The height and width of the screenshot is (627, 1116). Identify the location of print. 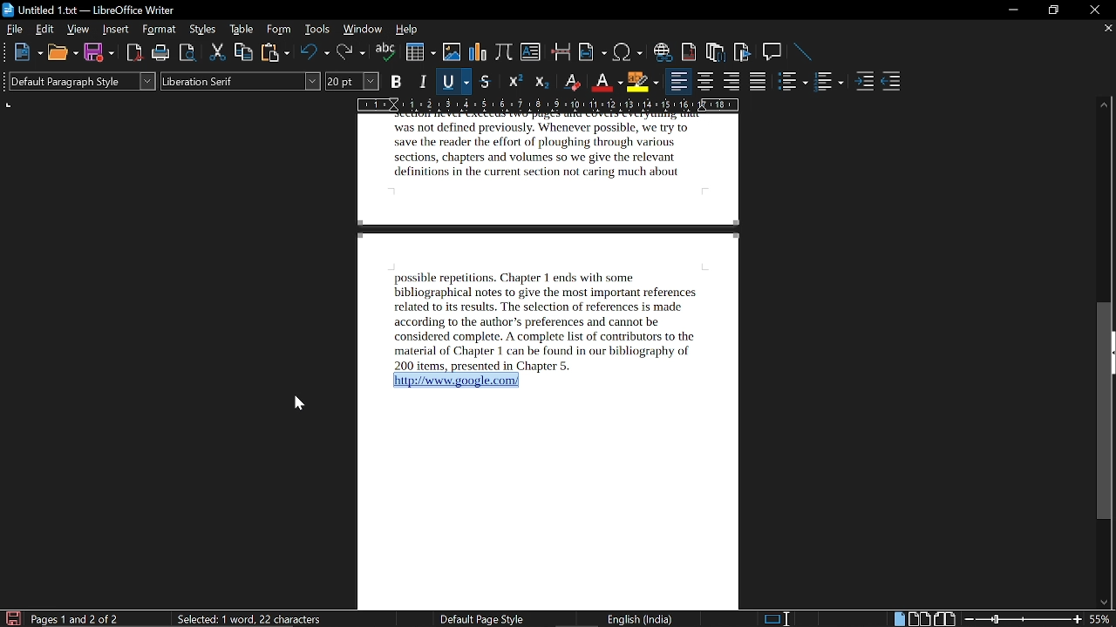
(160, 53).